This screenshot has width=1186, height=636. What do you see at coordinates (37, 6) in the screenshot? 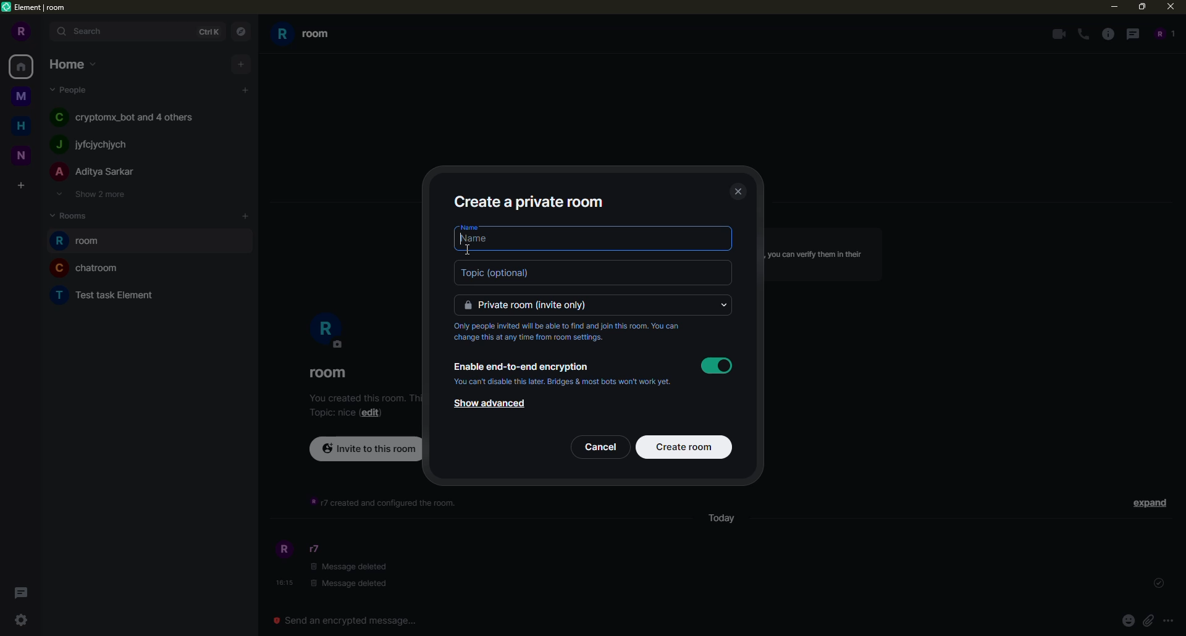
I see `element` at bounding box center [37, 6].